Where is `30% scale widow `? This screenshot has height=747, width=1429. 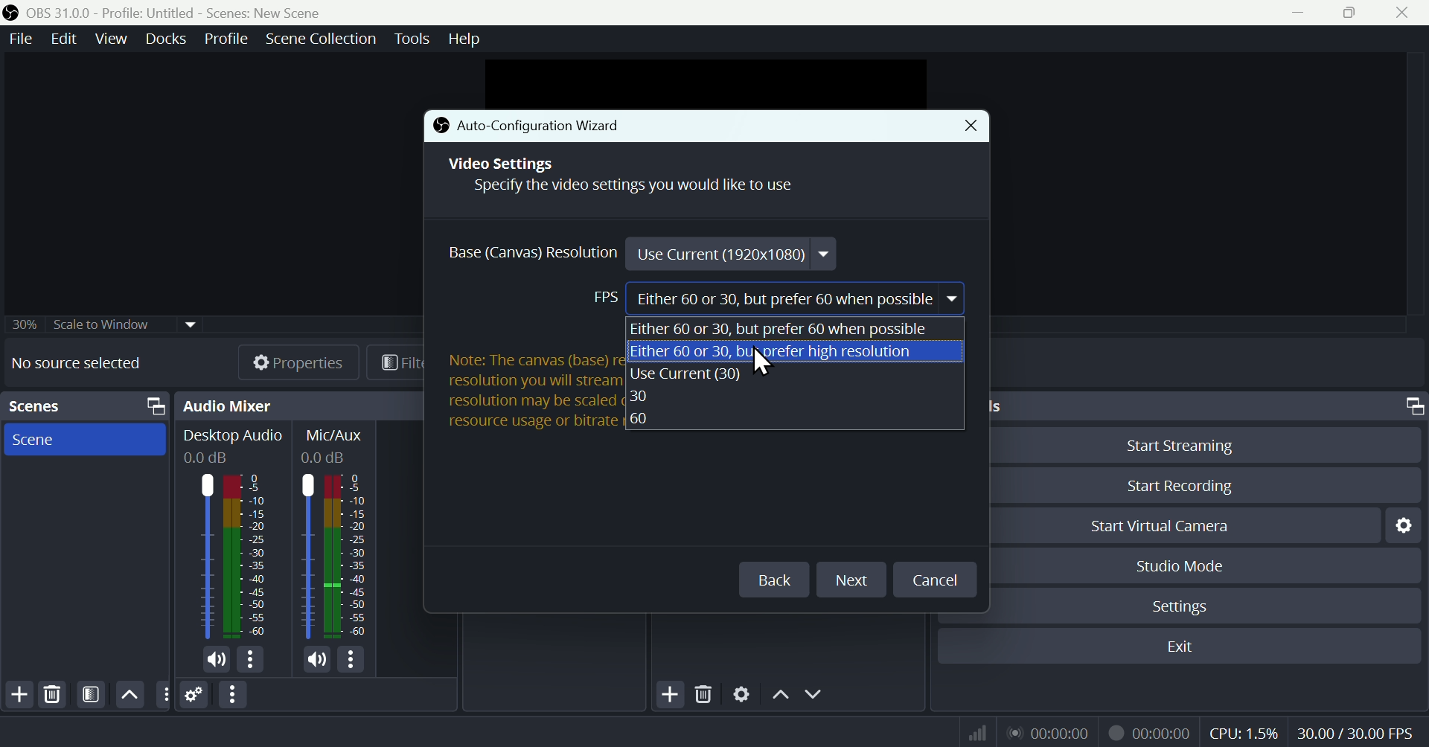 30% scale widow  is located at coordinates (124, 323).